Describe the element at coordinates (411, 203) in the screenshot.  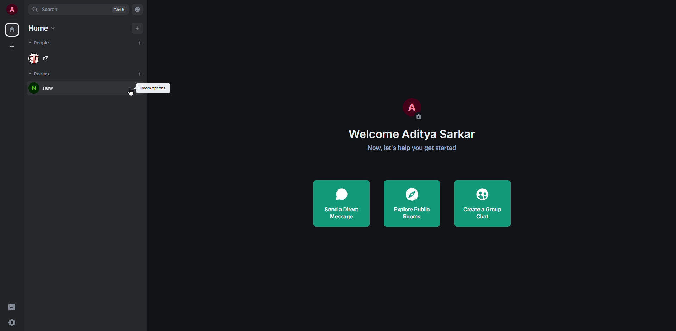
I see `explore public rooms` at that location.